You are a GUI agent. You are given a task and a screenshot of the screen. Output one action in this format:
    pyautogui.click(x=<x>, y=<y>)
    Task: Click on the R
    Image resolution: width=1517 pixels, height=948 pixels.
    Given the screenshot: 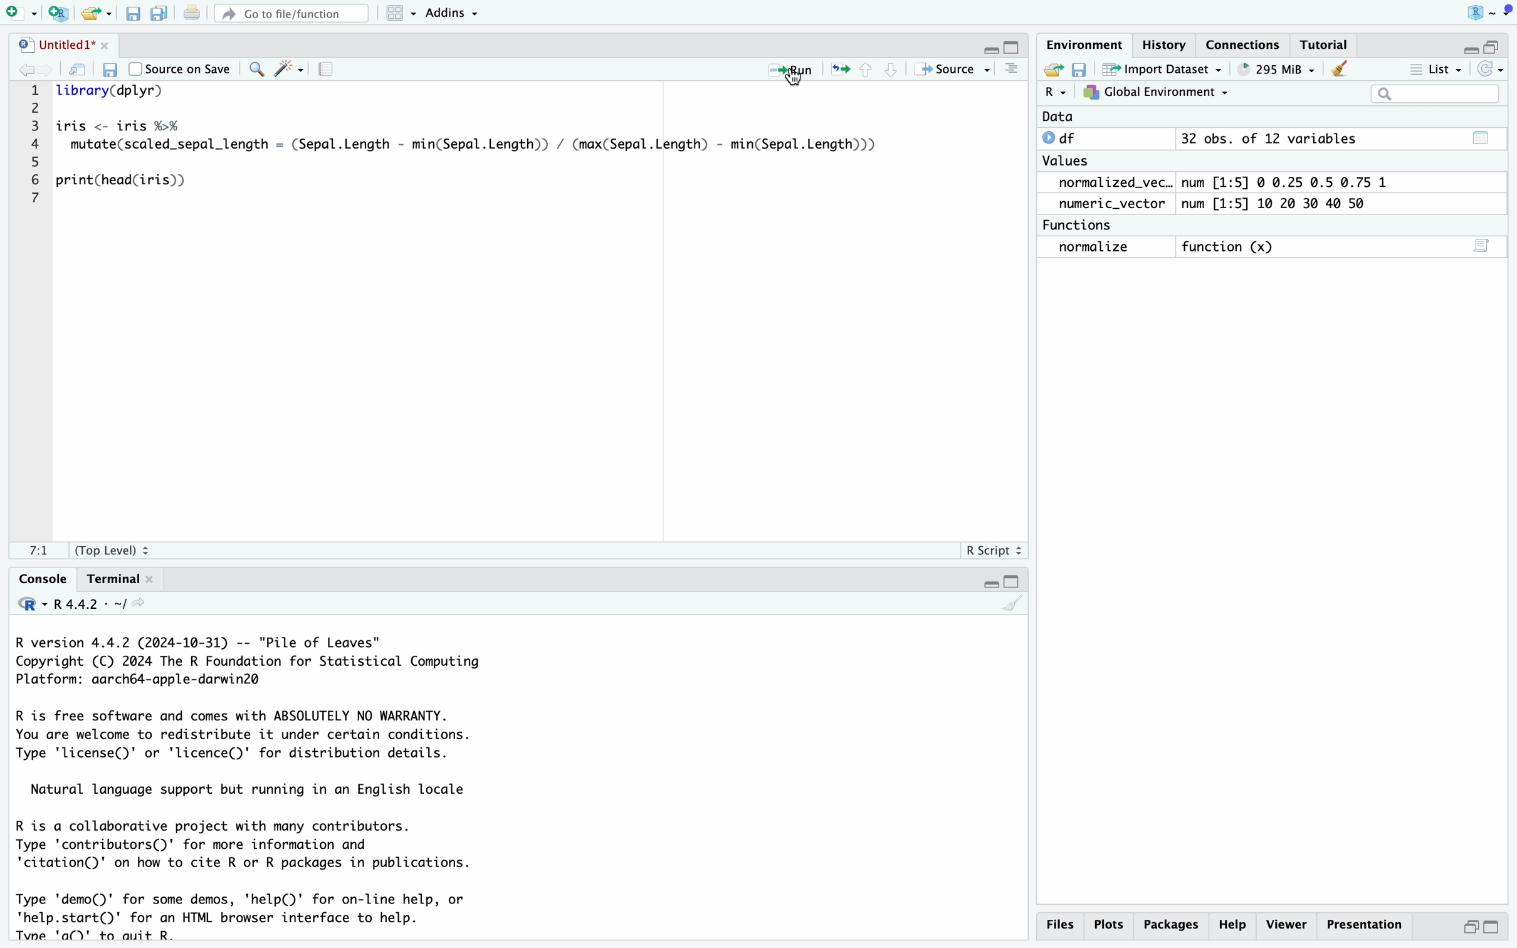 What is the action you would take?
    pyautogui.click(x=1055, y=93)
    